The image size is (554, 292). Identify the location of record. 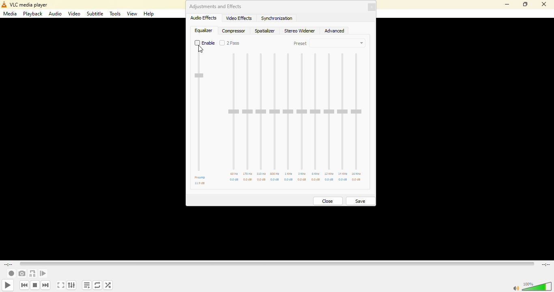
(11, 273).